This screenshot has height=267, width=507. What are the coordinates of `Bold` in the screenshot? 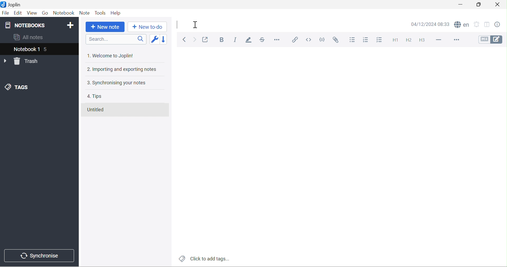 It's located at (221, 40).